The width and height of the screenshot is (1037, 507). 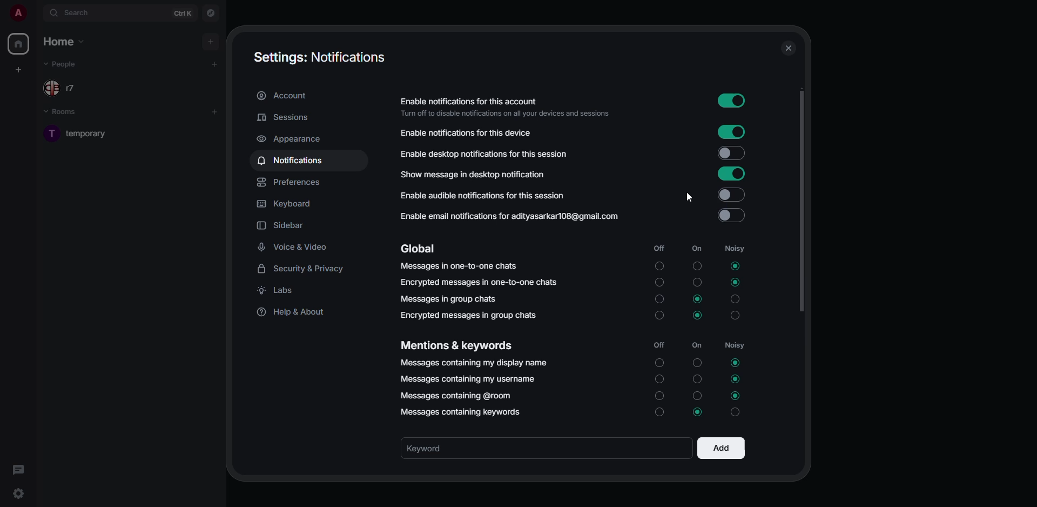 I want to click on enable audible notifications, so click(x=484, y=197).